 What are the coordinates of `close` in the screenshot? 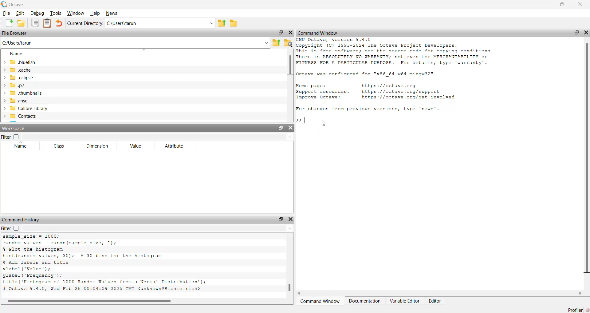 It's located at (290, 128).